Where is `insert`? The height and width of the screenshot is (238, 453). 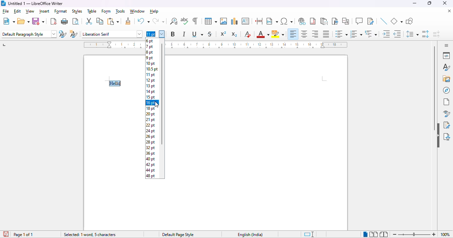 insert is located at coordinates (44, 12).